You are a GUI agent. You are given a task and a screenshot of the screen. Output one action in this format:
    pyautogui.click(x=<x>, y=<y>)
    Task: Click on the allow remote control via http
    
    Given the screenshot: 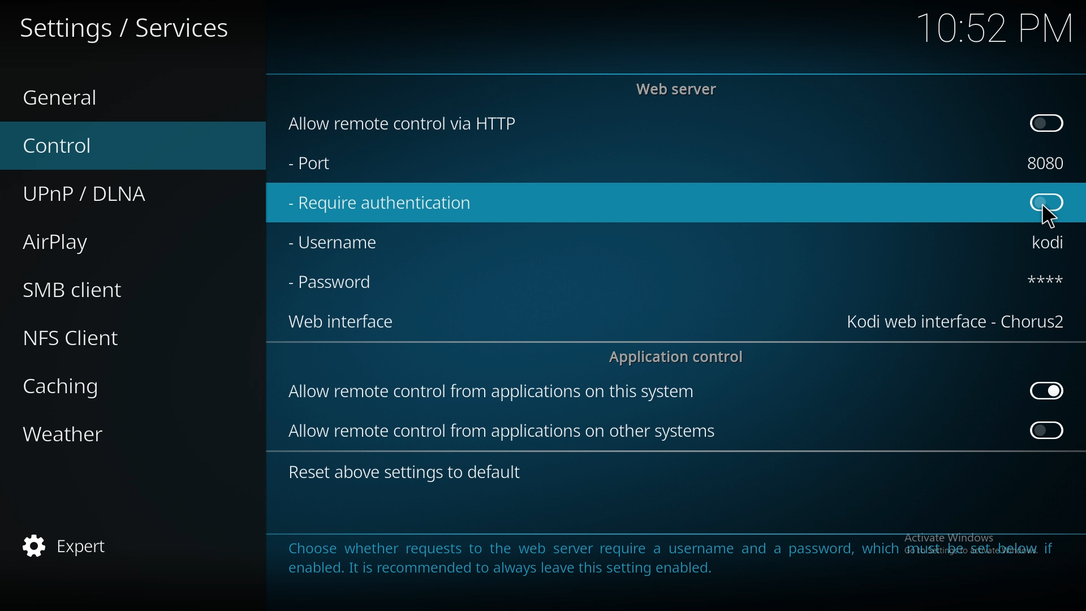 What is the action you would take?
    pyautogui.click(x=400, y=123)
    